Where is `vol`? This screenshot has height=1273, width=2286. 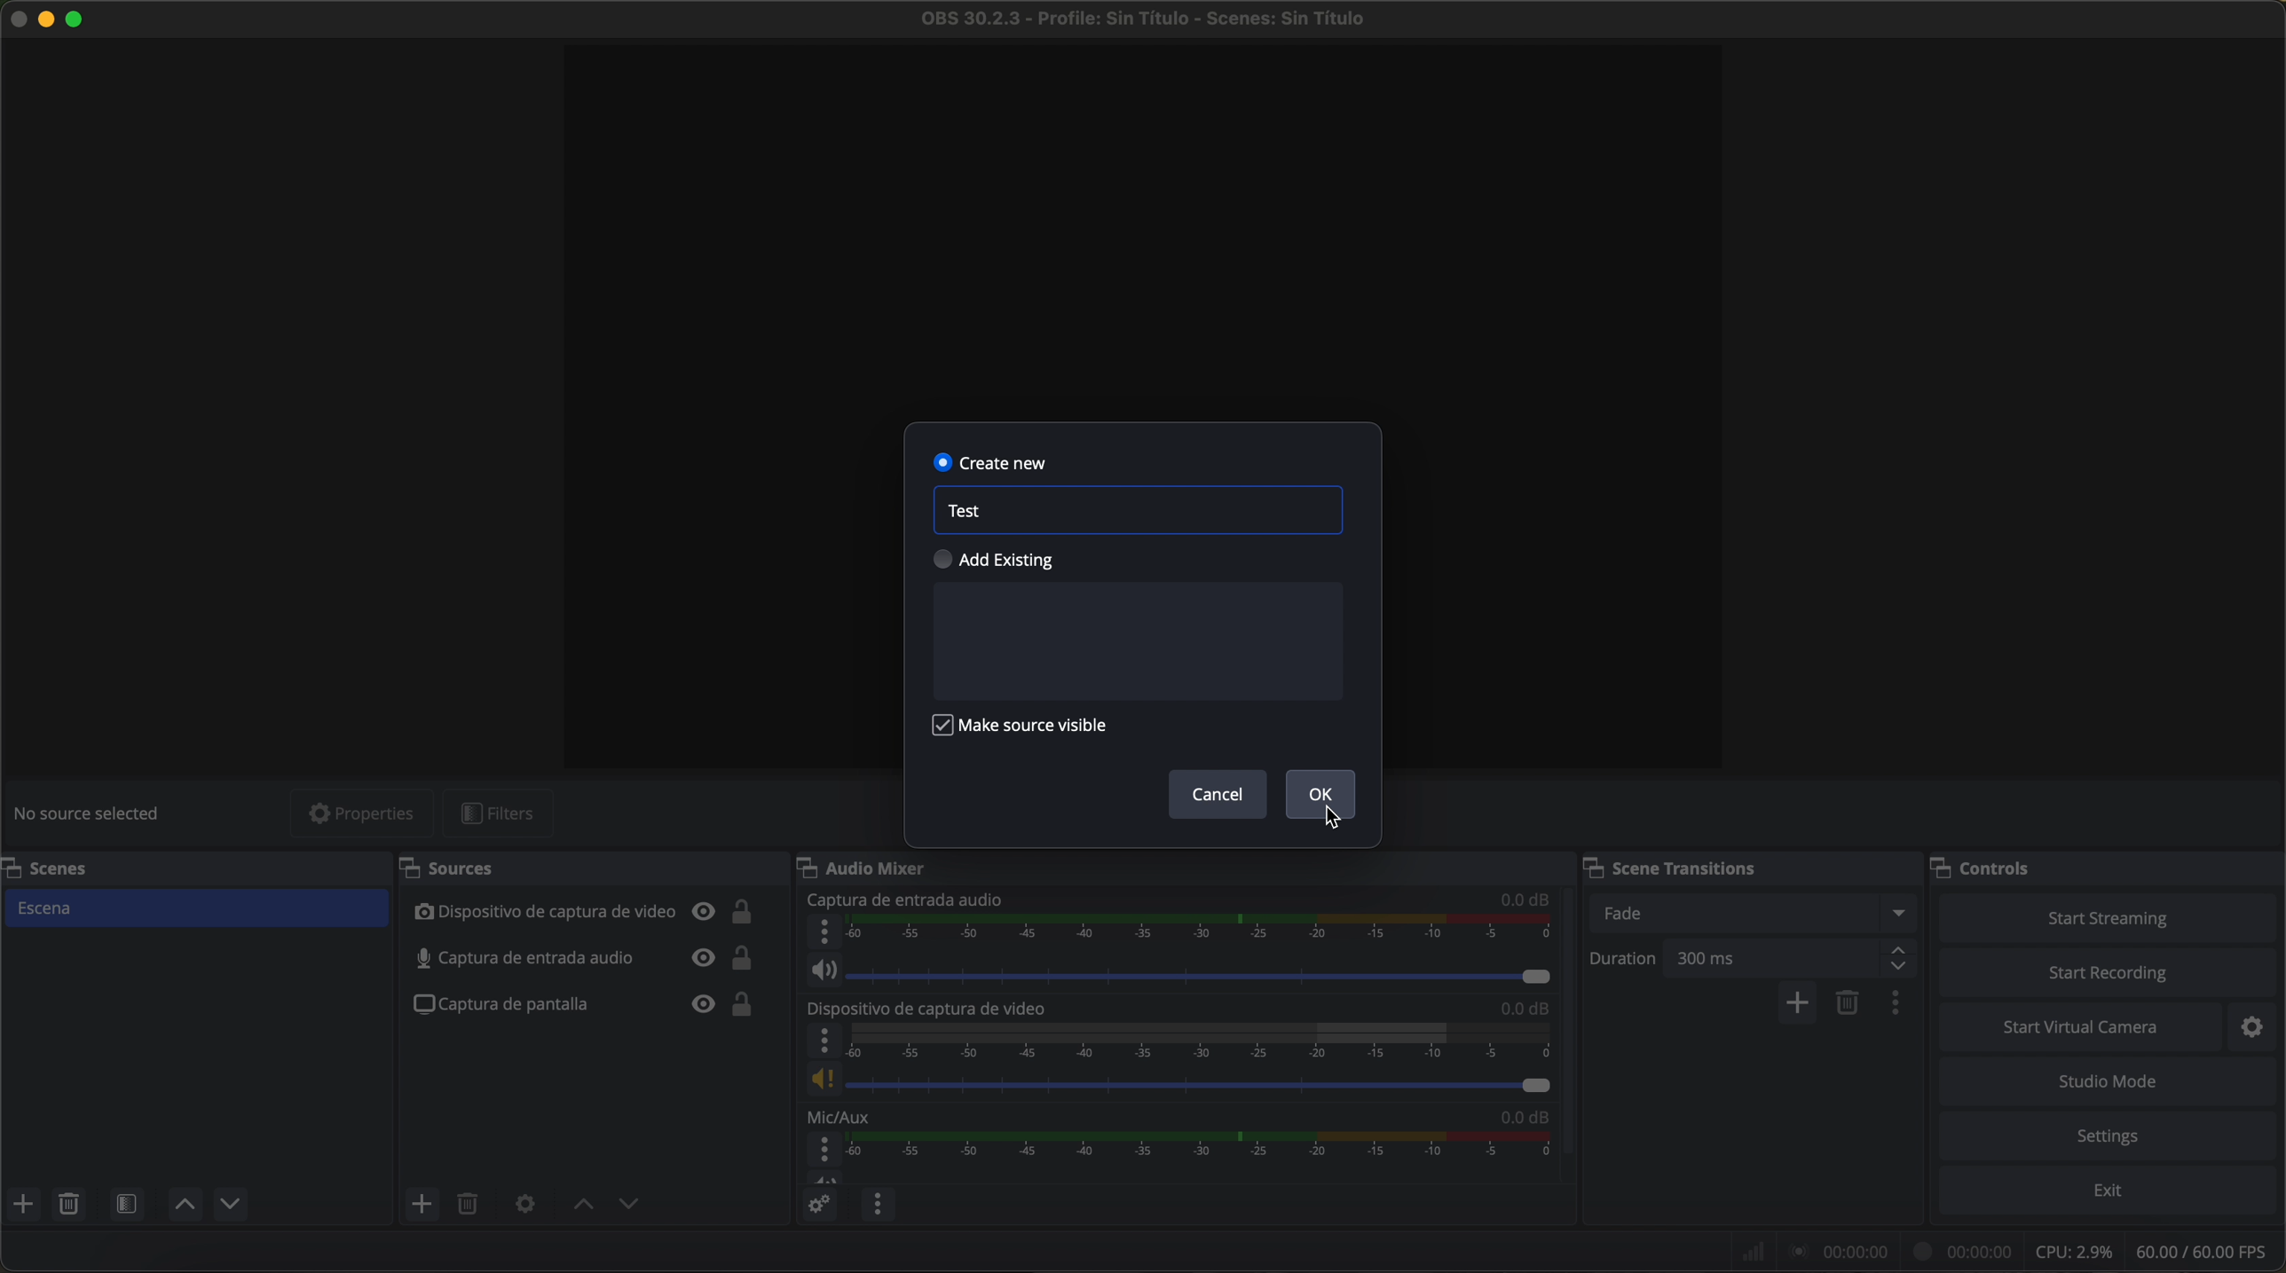
vol is located at coordinates (1177, 1080).